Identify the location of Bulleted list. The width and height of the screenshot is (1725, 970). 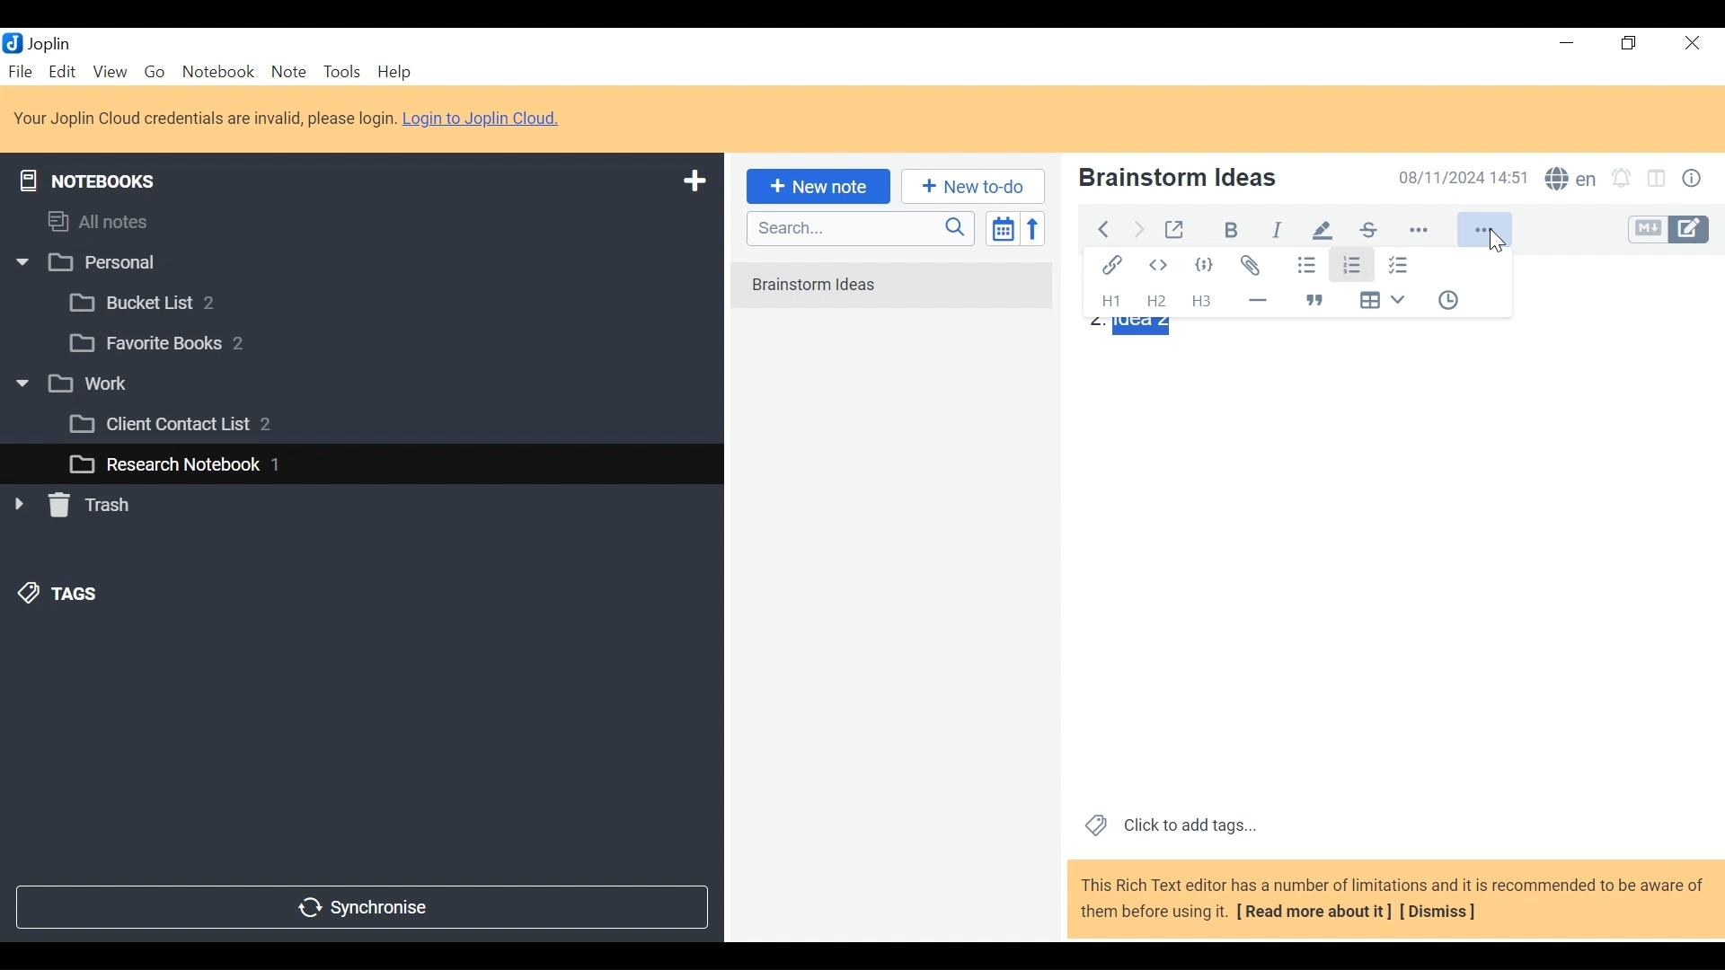
(1305, 266).